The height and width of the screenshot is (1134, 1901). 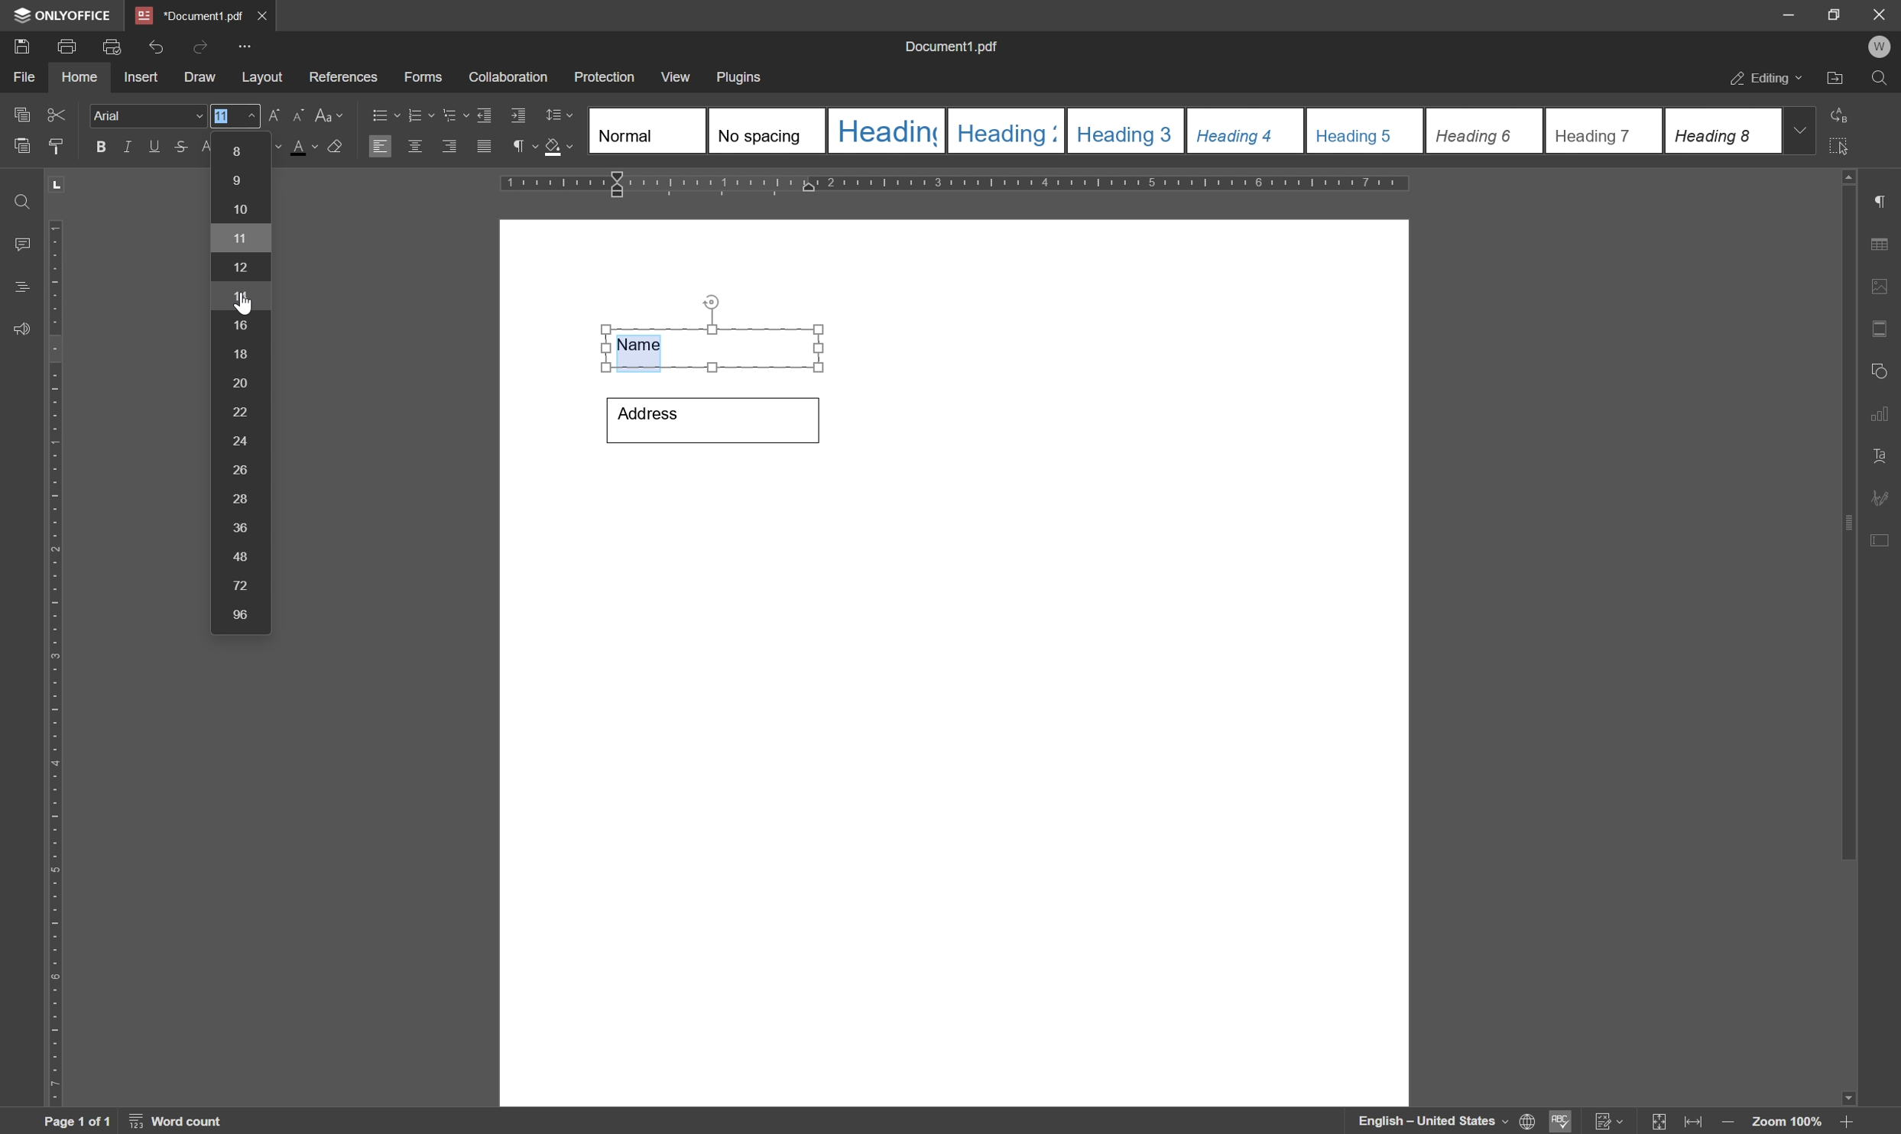 I want to click on protection, so click(x=605, y=76).